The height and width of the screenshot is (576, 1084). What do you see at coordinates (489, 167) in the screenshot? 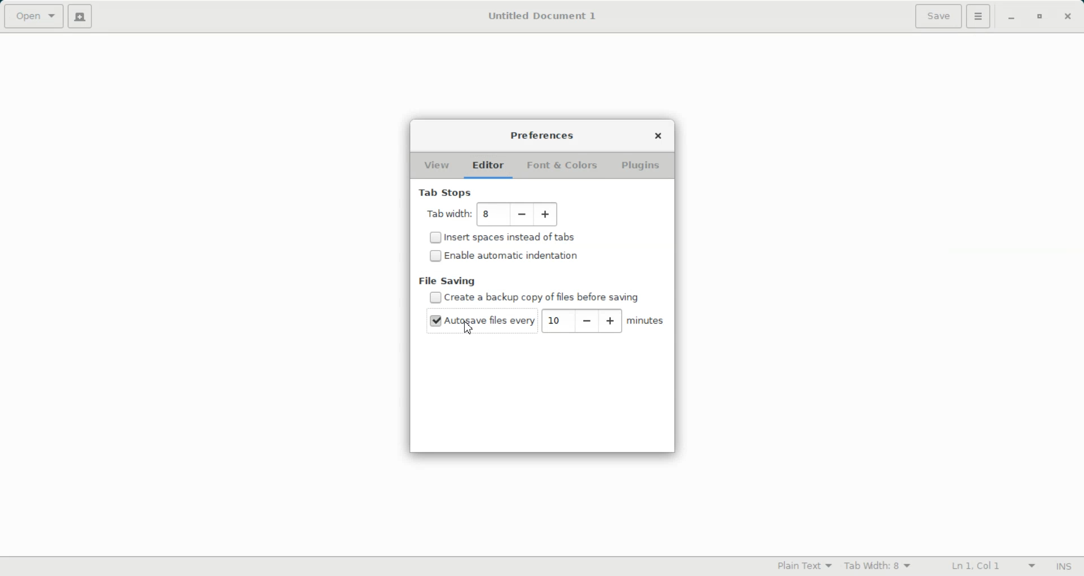
I see `Editor` at bounding box center [489, 167].